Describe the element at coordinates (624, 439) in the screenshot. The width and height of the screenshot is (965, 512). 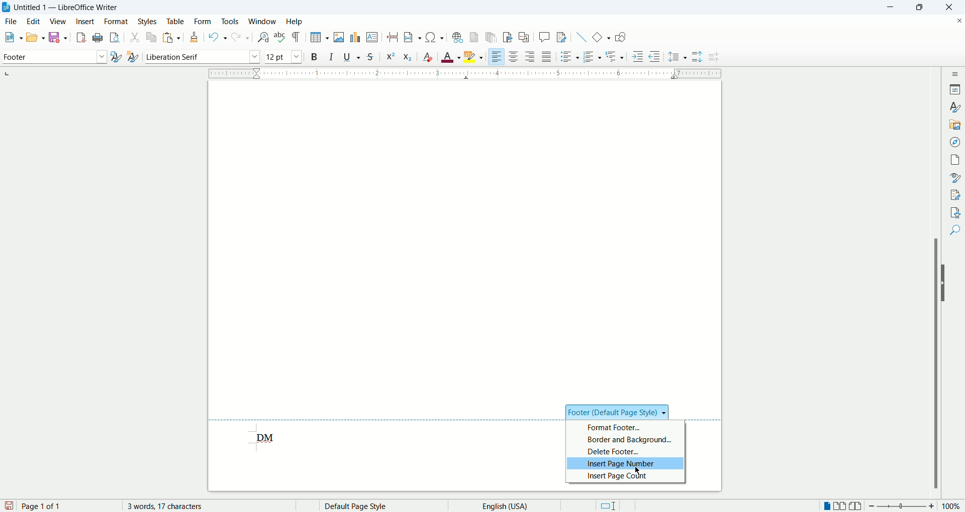
I see `border and background` at that location.